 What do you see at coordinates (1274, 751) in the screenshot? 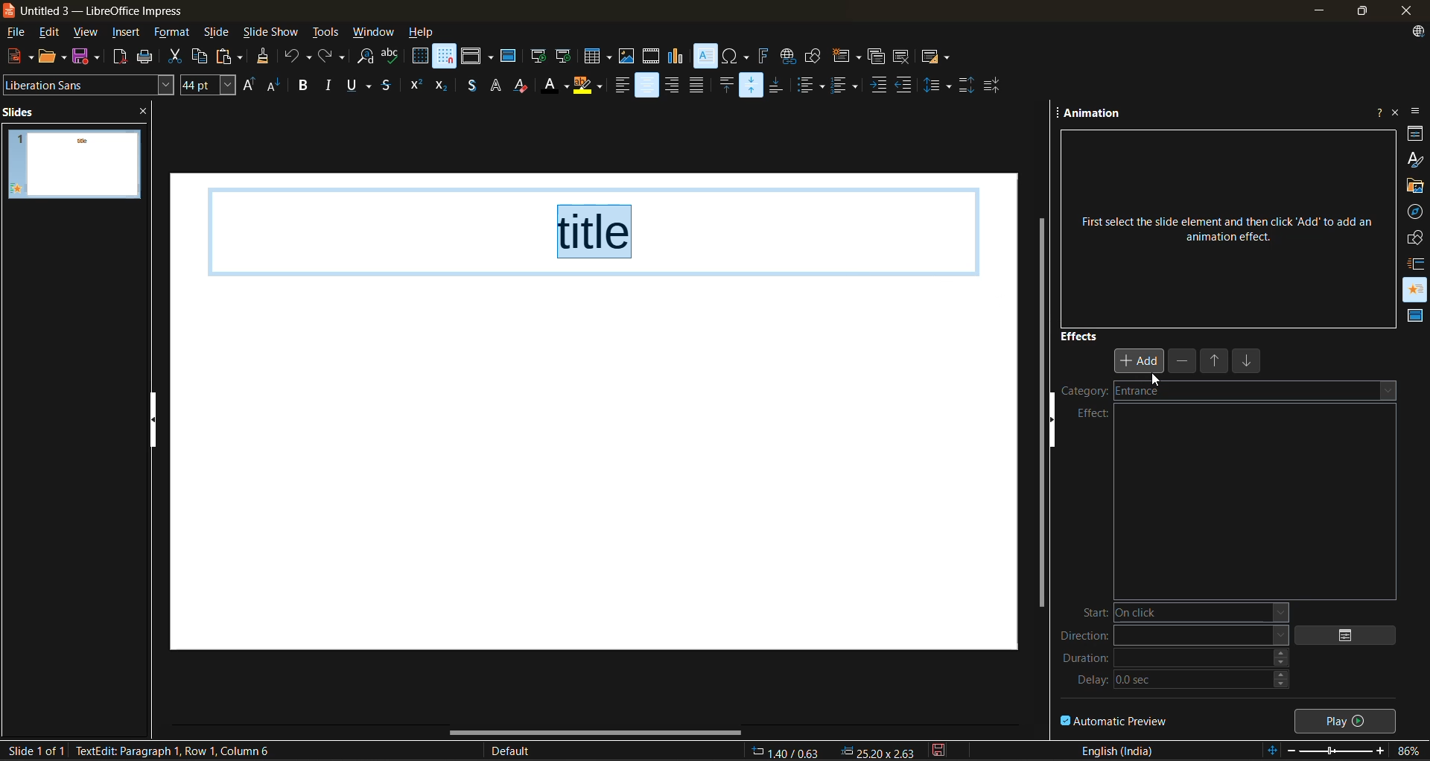
I see `fit to slide` at bounding box center [1274, 751].